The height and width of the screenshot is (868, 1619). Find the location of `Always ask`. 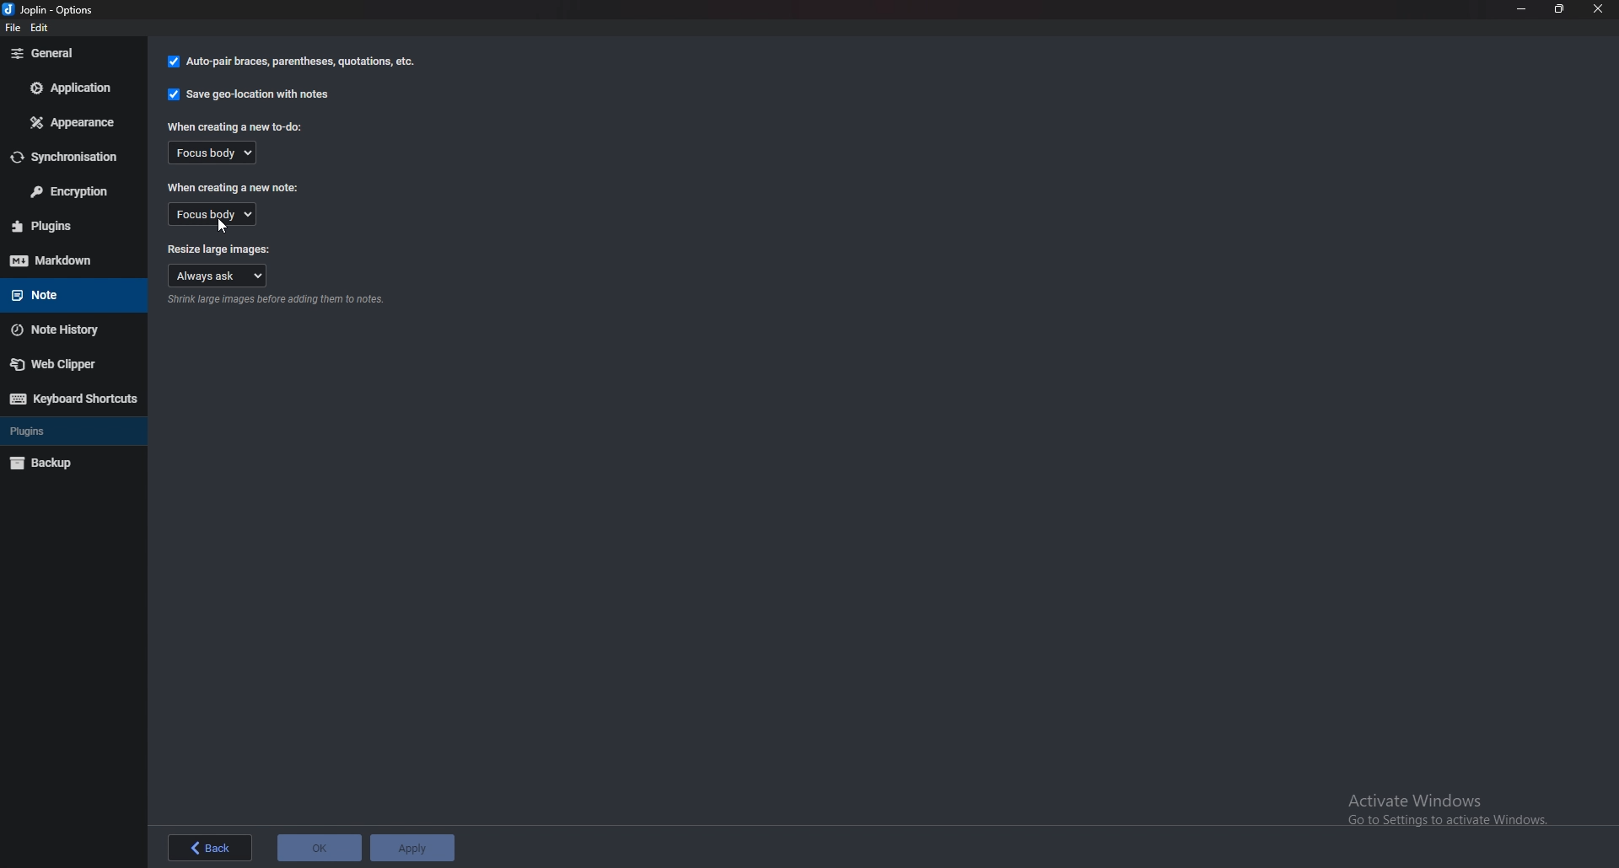

Always ask is located at coordinates (219, 275).